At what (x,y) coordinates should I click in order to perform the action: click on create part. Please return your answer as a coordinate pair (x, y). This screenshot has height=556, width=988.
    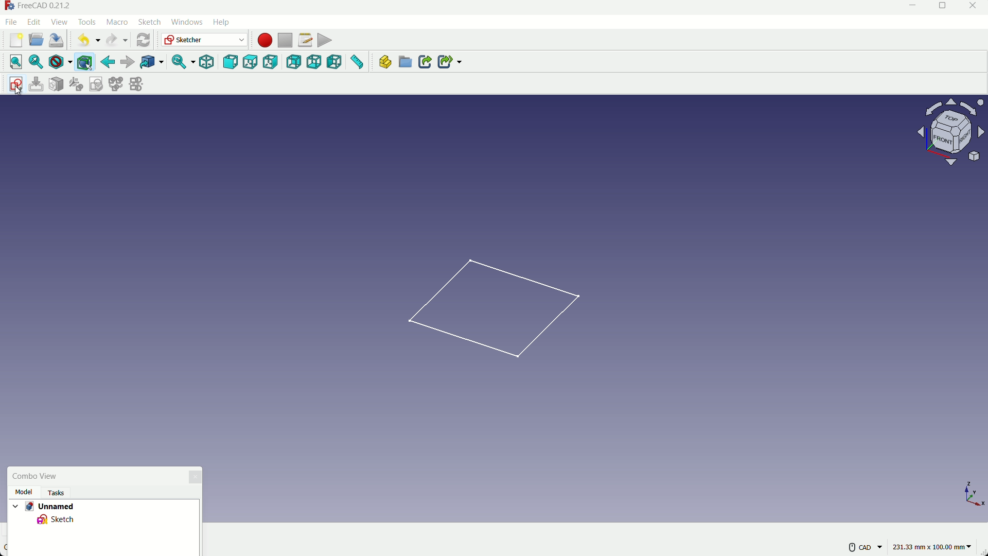
    Looking at the image, I should click on (385, 62).